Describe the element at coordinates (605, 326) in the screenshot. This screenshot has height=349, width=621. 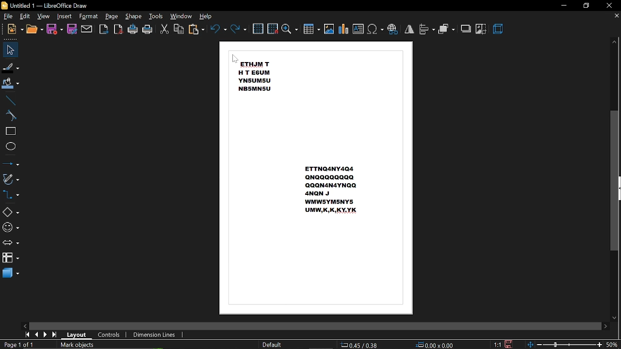
I see `move right` at that location.